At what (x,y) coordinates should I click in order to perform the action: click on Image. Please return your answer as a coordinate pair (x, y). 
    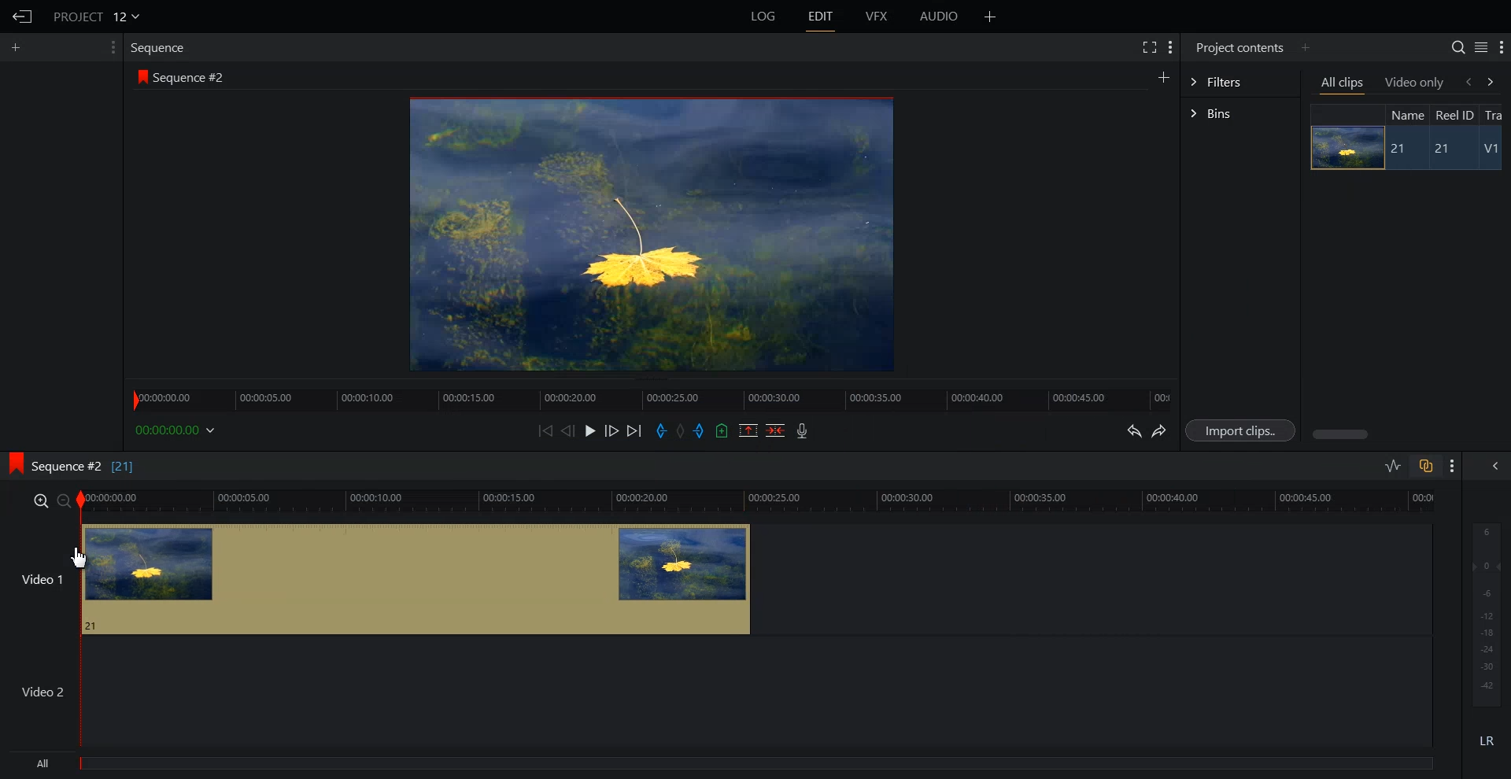
    Looking at the image, I should click on (1343, 147).